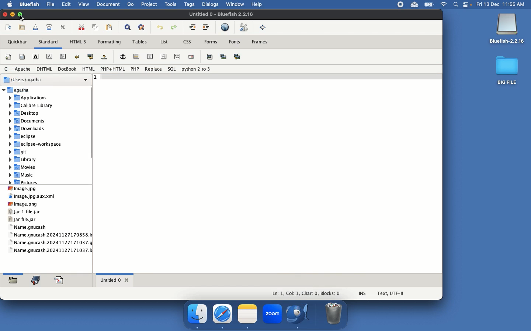 The height and width of the screenshot is (331, 531). Describe the element at coordinates (28, 5) in the screenshot. I see `bluefish` at that location.